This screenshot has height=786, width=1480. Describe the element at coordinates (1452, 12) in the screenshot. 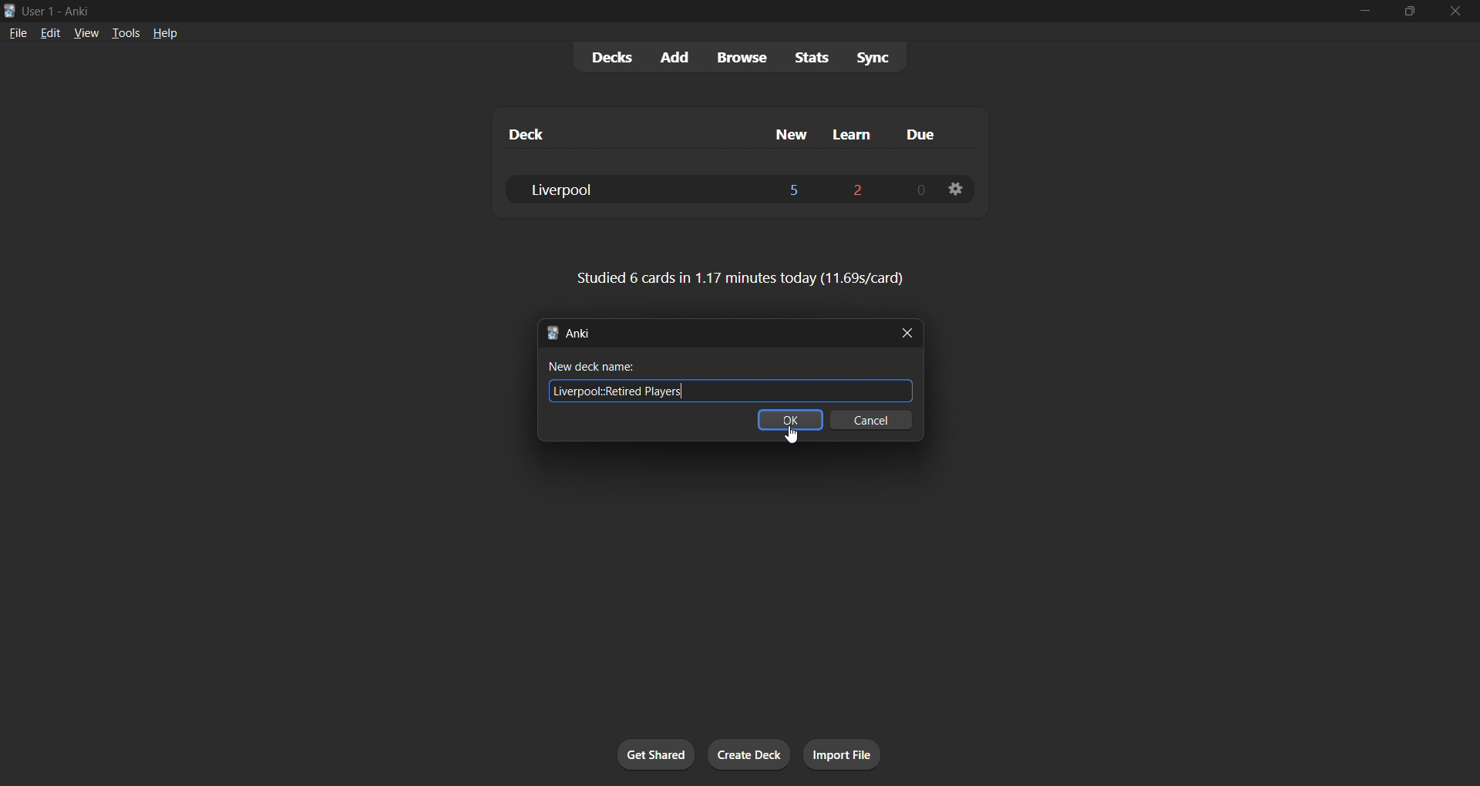

I see `close` at that location.